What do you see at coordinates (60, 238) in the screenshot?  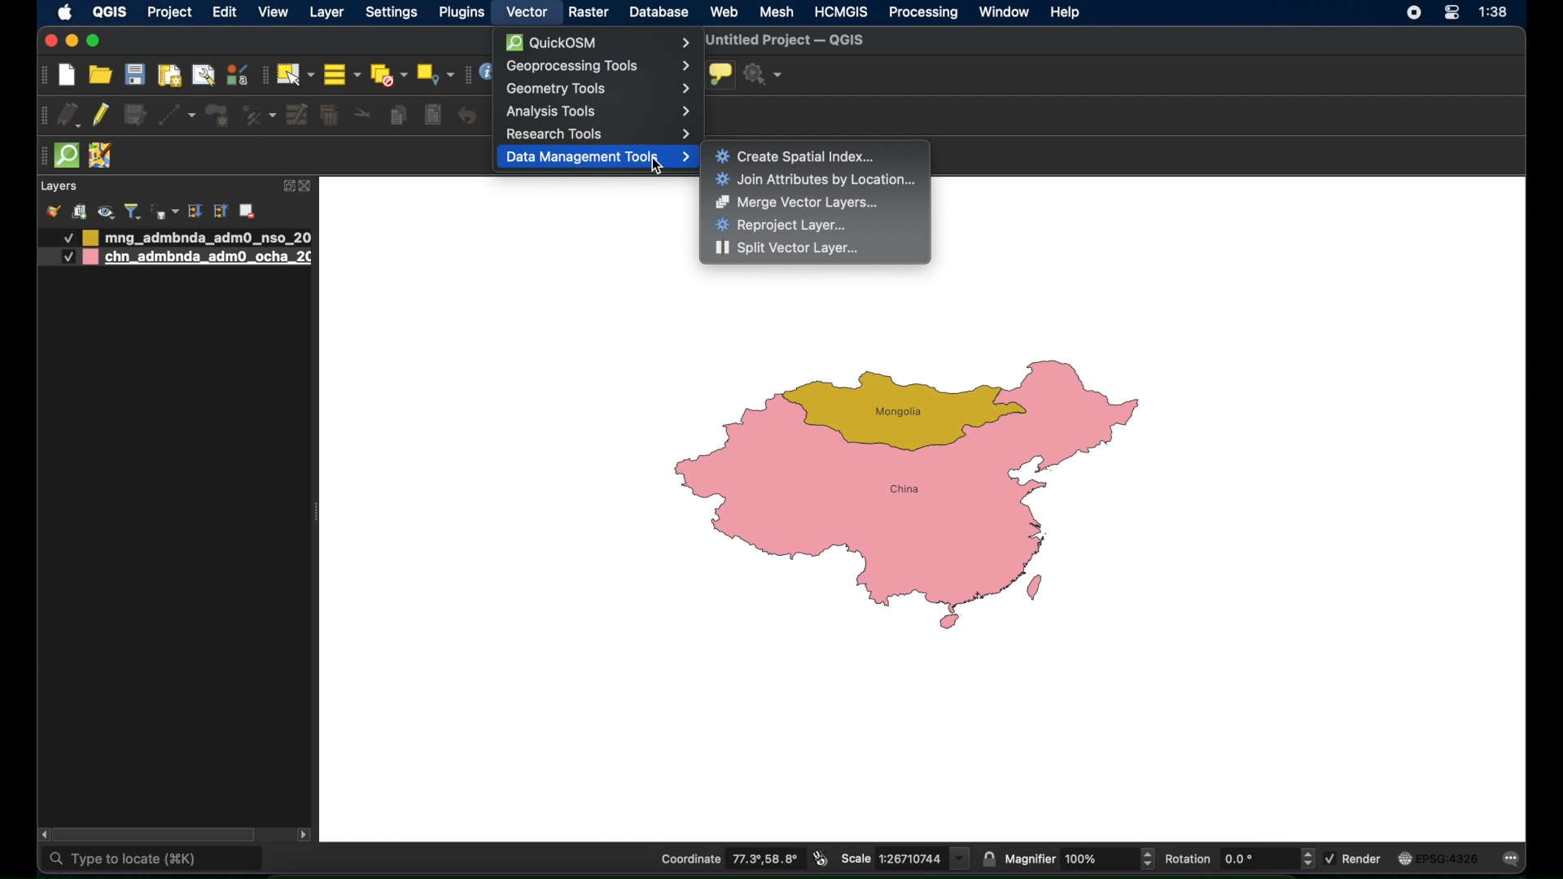 I see `` at bounding box center [60, 238].